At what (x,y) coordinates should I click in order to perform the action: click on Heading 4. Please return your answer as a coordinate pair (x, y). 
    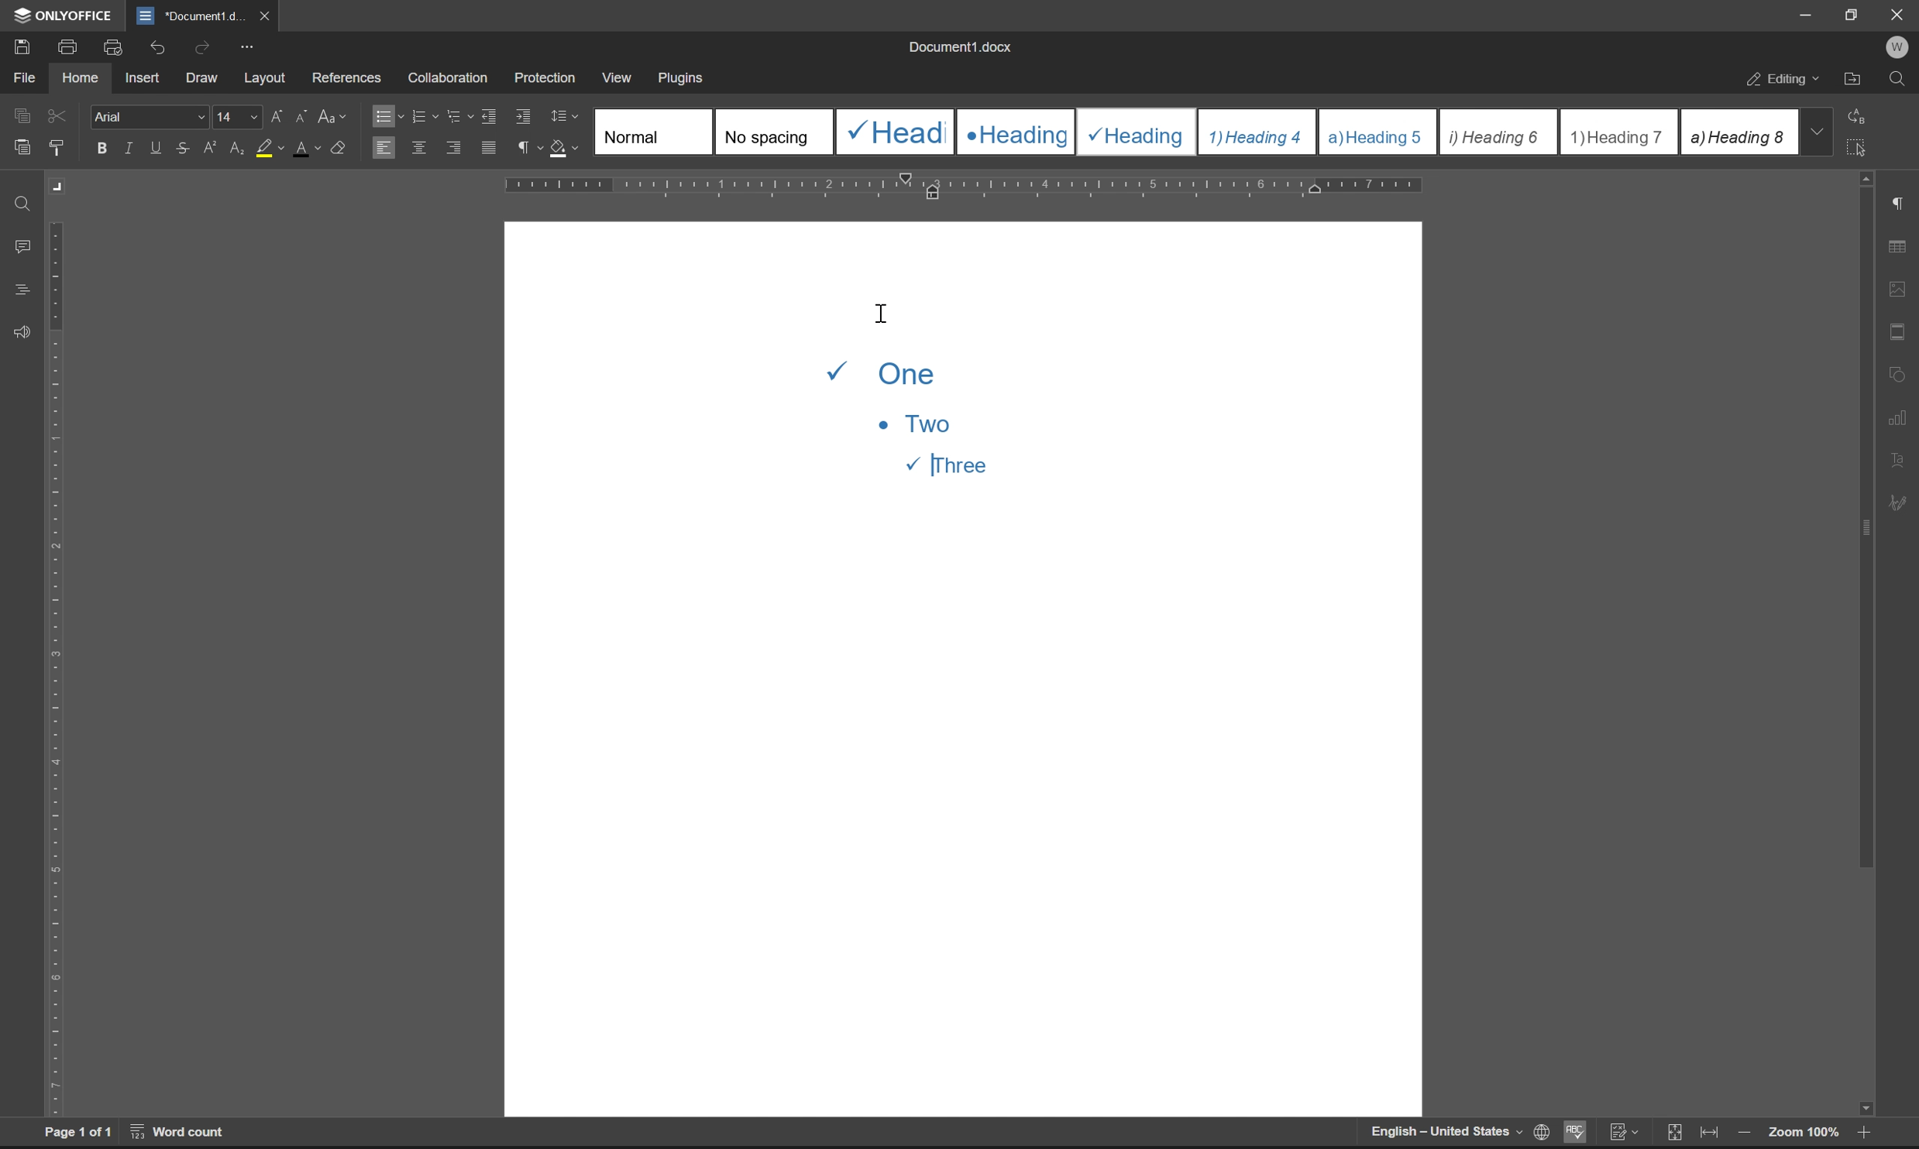
    Looking at the image, I should click on (1258, 132).